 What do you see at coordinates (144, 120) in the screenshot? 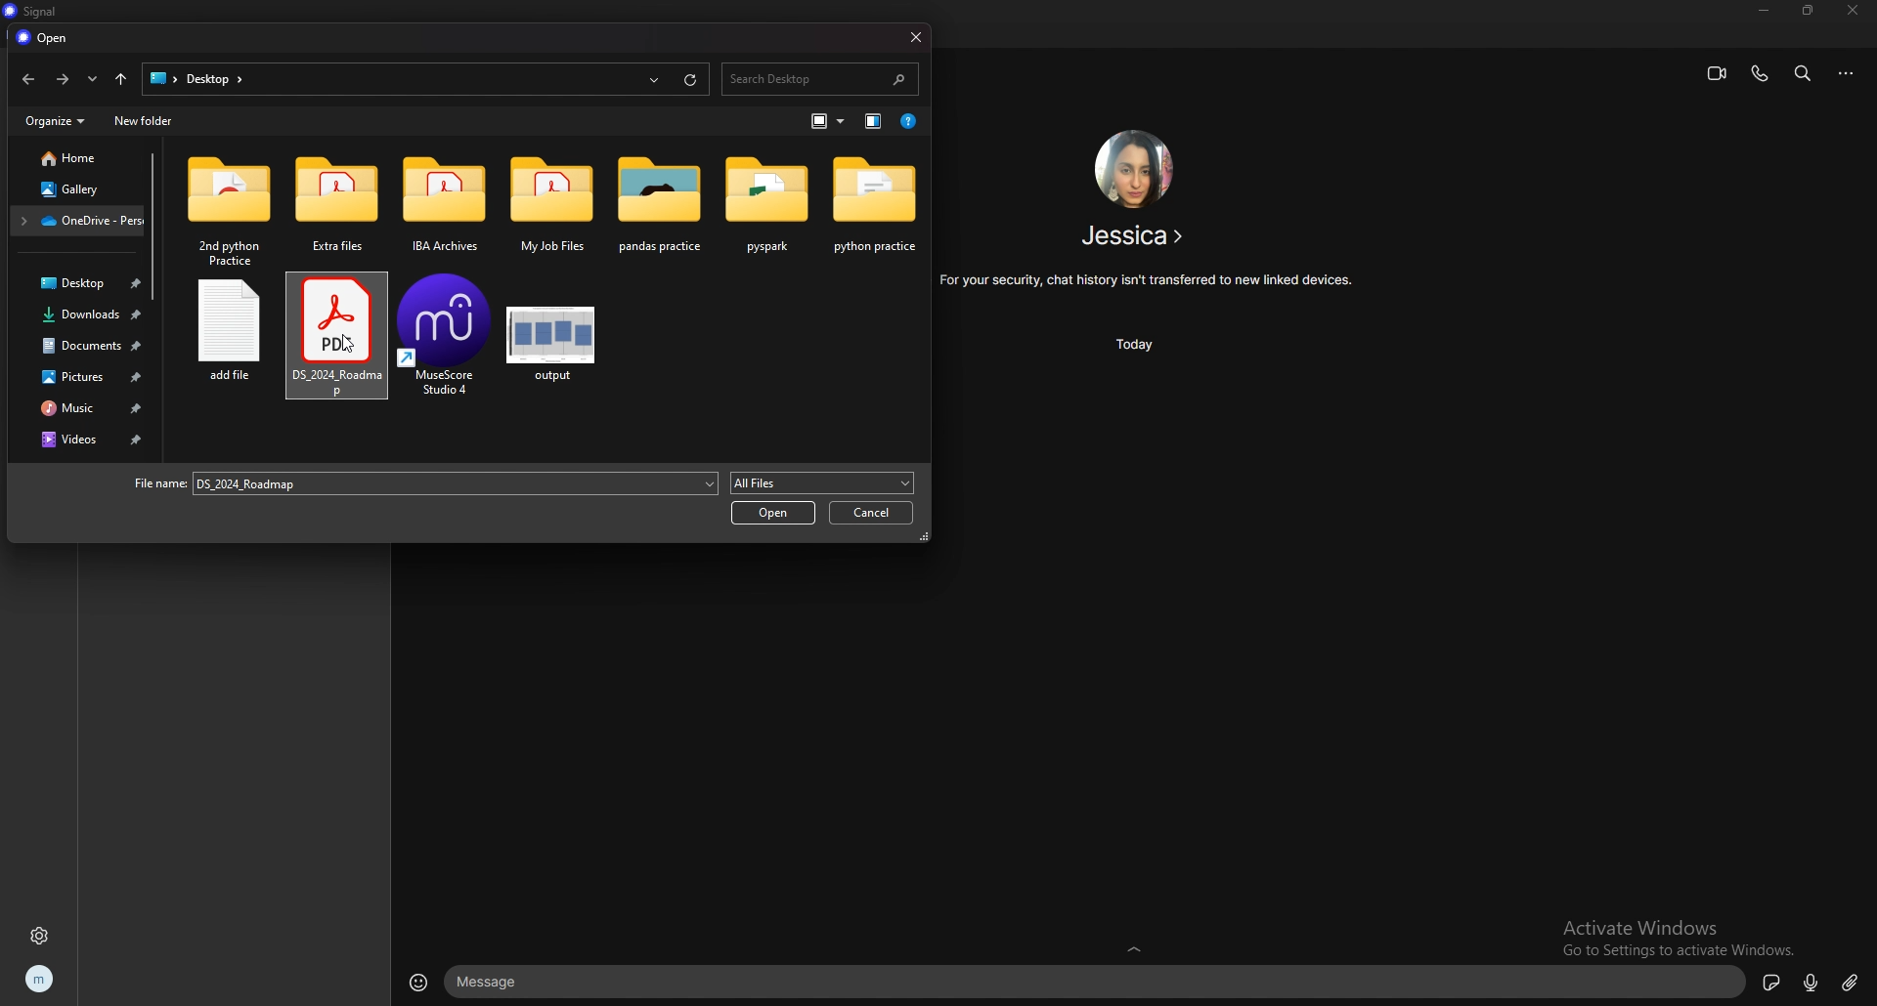
I see `new folder` at bounding box center [144, 120].